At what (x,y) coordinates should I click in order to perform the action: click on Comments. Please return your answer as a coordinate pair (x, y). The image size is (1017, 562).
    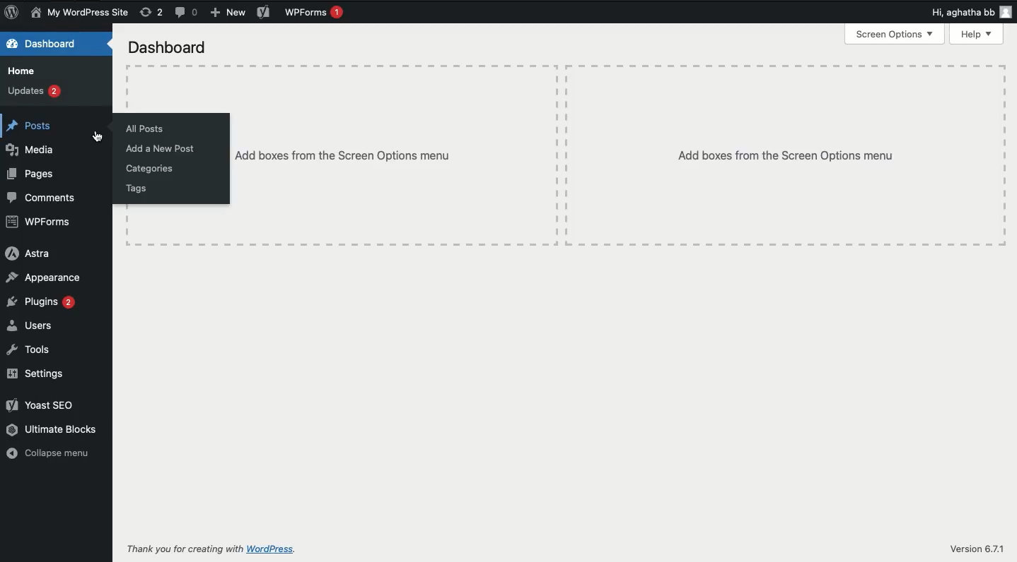
    Looking at the image, I should click on (188, 13).